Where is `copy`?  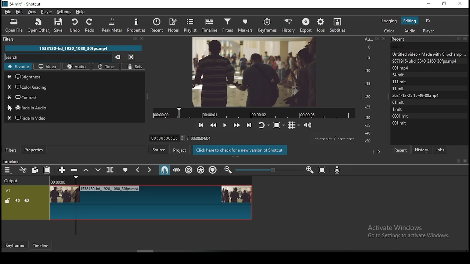
copy is located at coordinates (36, 170).